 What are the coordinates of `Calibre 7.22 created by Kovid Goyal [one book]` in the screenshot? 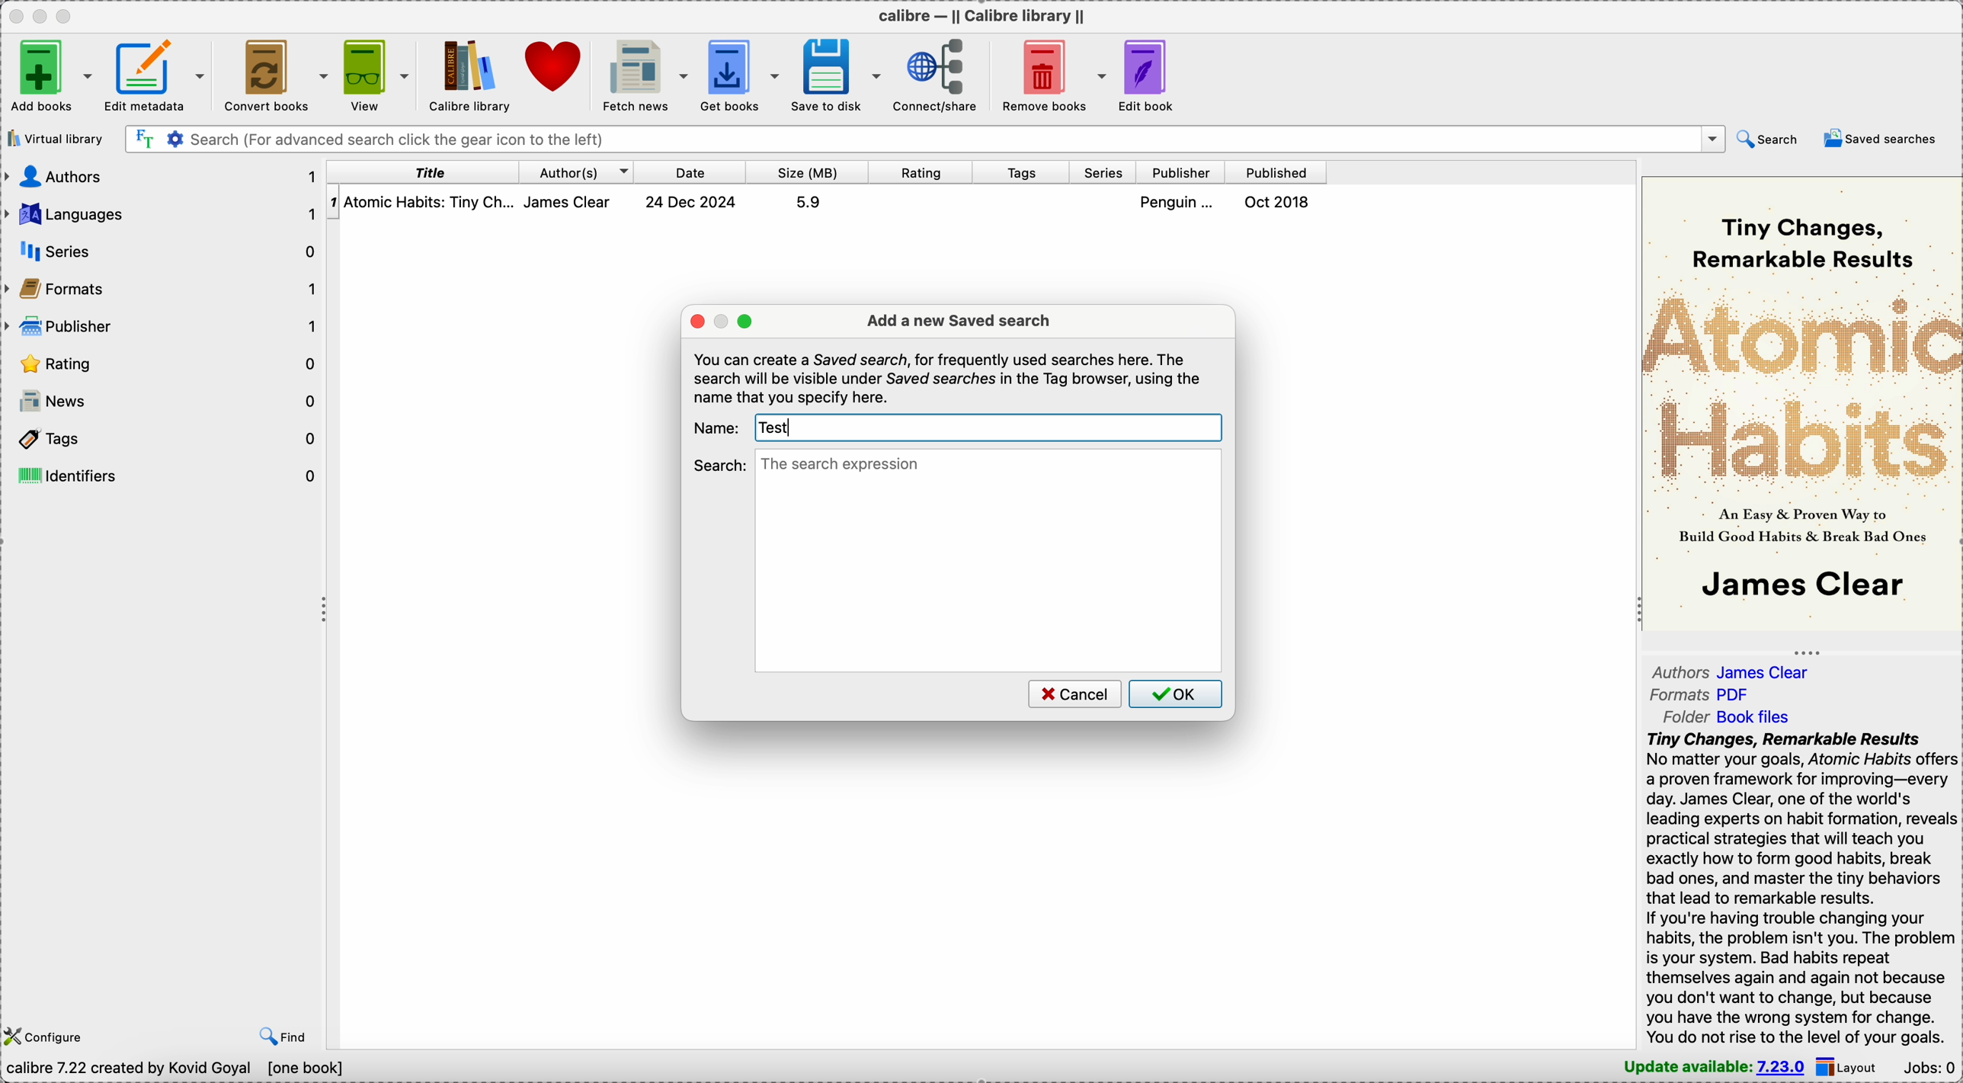 It's located at (178, 1069).